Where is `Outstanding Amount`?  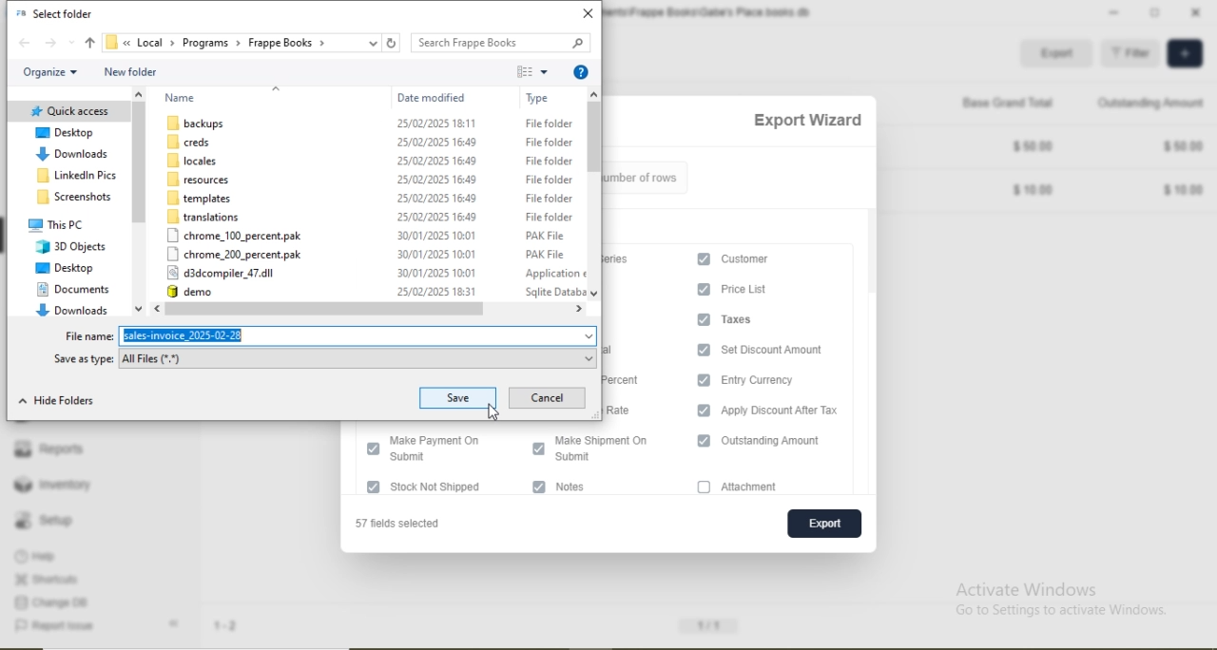 Outstanding Amount is located at coordinates (782, 442).